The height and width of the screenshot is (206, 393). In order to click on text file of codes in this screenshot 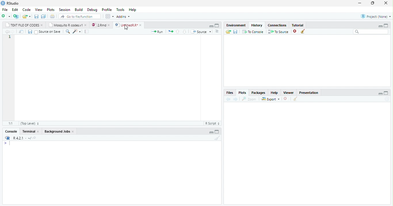, I will do `click(22, 25)`.